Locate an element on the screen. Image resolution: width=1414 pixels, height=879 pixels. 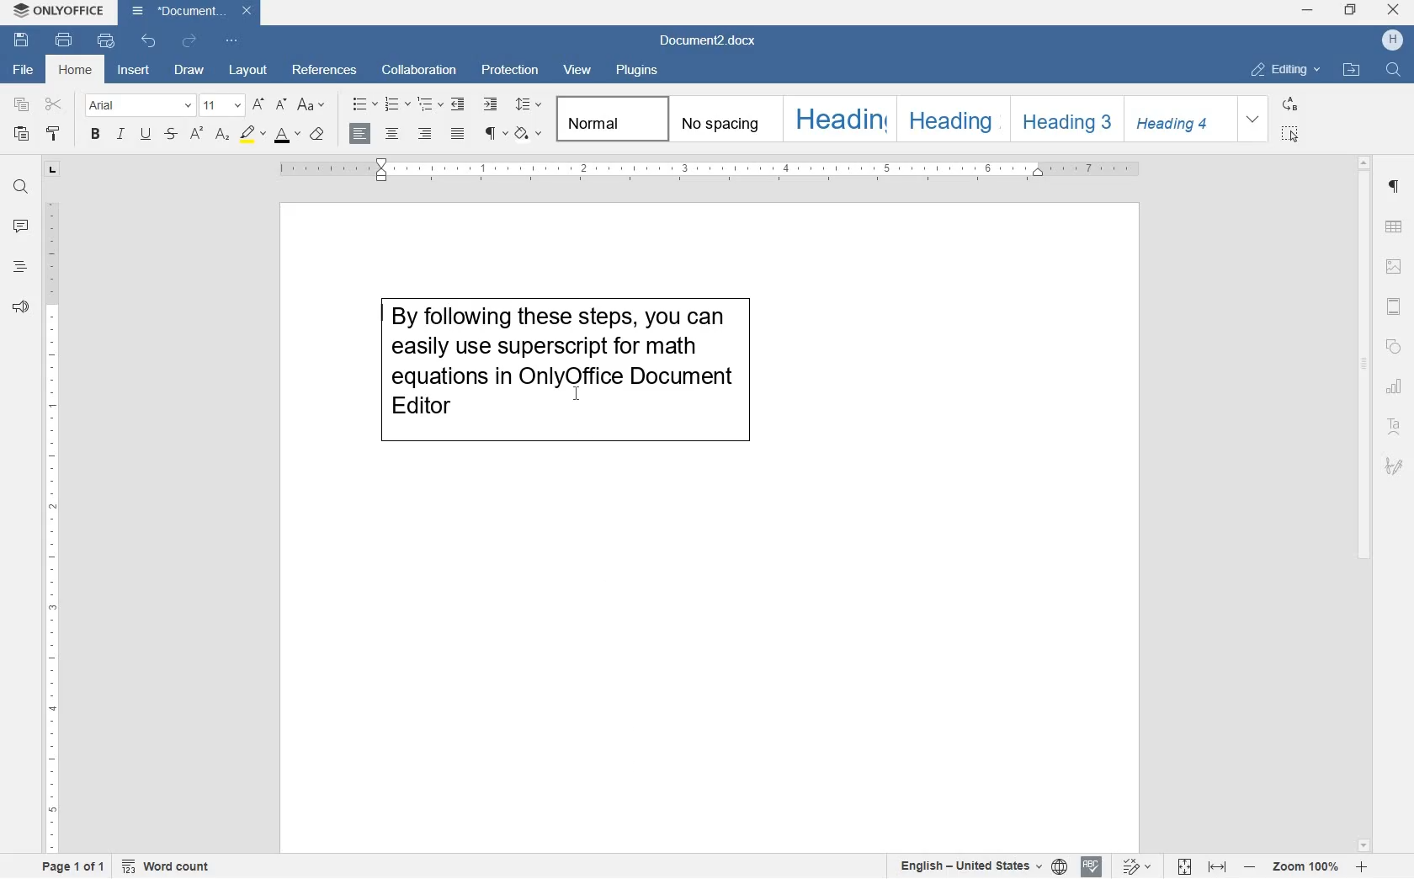
home is located at coordinates (73, 69).